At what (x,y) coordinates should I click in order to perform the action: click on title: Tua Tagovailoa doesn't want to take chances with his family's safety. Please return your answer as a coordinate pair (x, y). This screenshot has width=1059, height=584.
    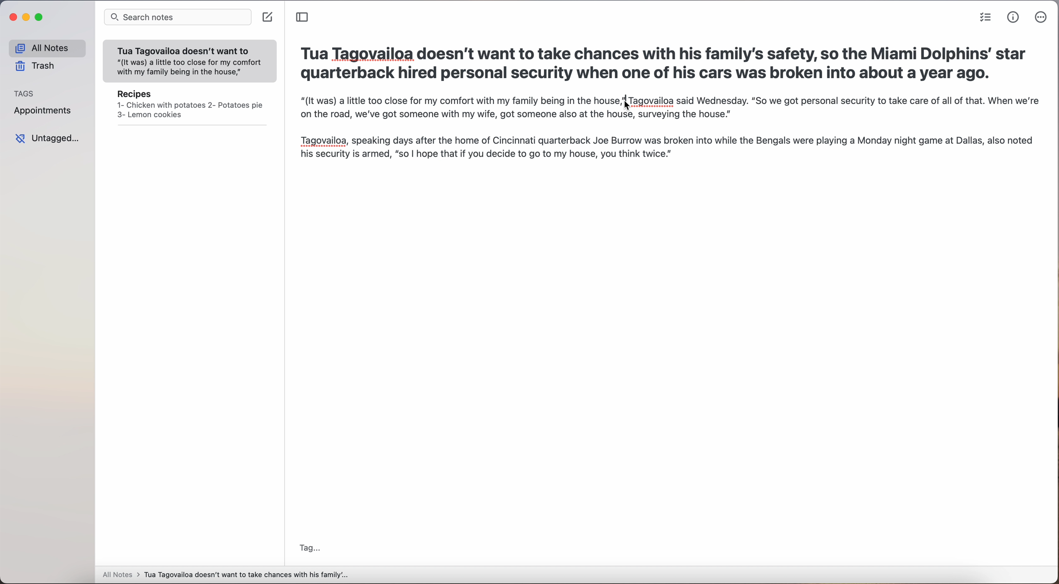
    Looking at the image, I should click on (664, 66).